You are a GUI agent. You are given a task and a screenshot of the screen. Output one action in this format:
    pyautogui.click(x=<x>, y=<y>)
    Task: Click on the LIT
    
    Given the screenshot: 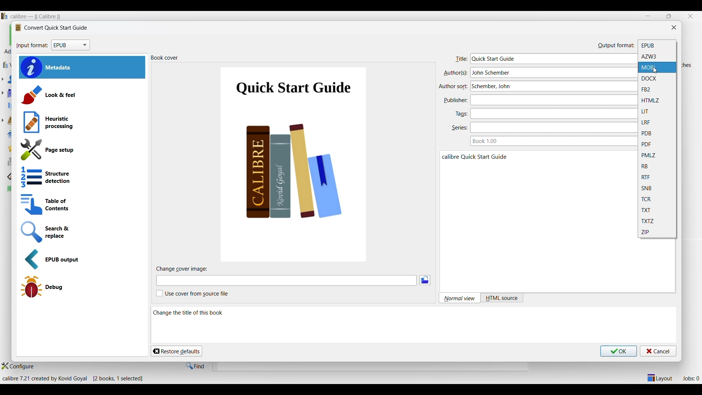 What is the action you would take?
    pyautogui.click(x=657, y=111)
    